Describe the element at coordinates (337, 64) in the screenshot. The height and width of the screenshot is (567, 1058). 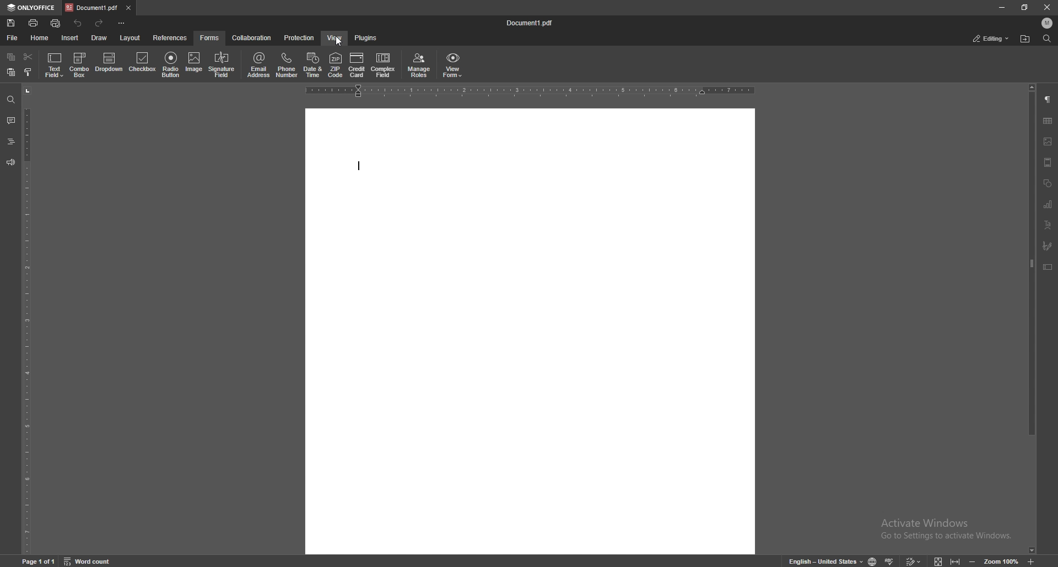
I see `zip code` at that location.